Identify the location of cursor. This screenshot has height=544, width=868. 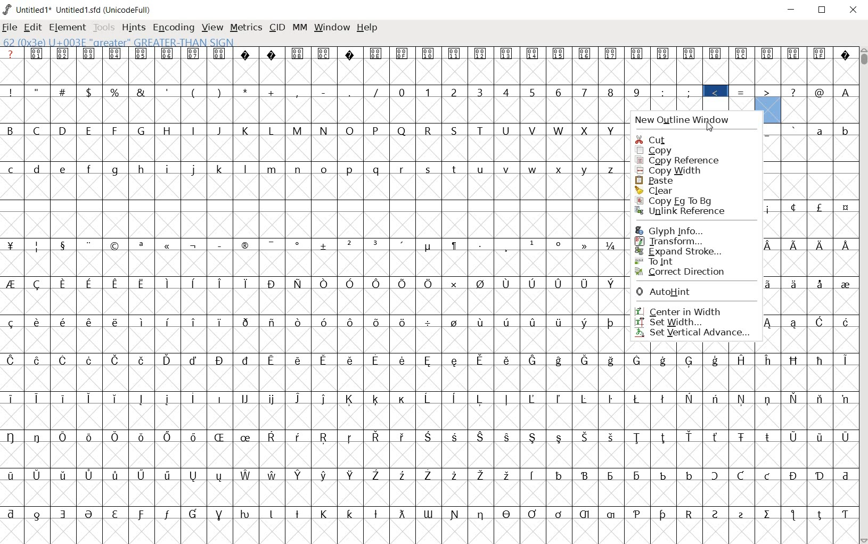
(709, 126).